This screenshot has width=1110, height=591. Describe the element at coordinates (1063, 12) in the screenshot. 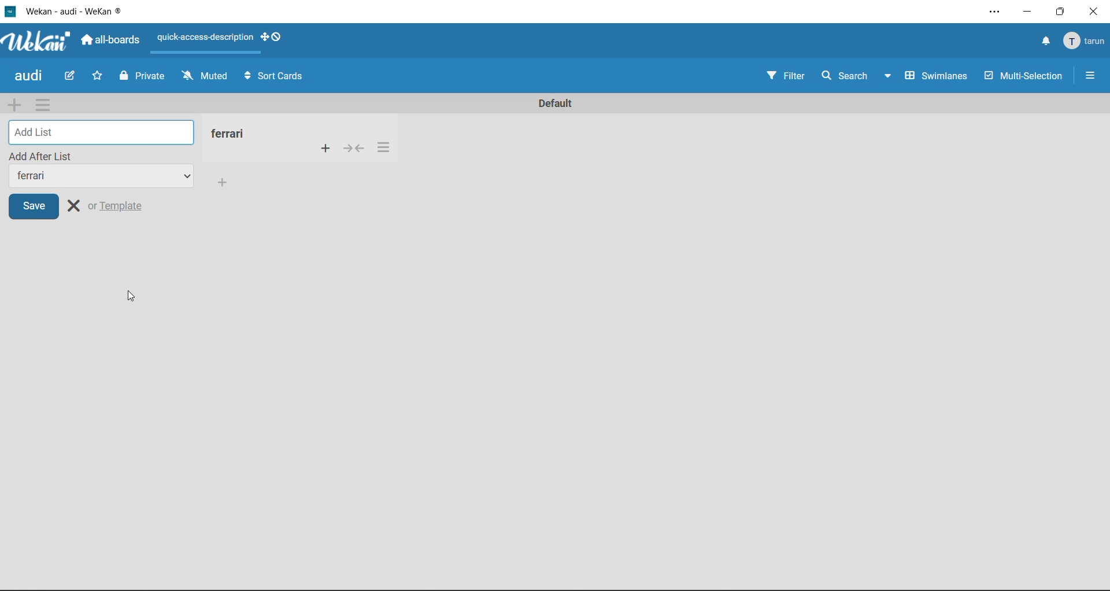

I see `maximize` at that location.